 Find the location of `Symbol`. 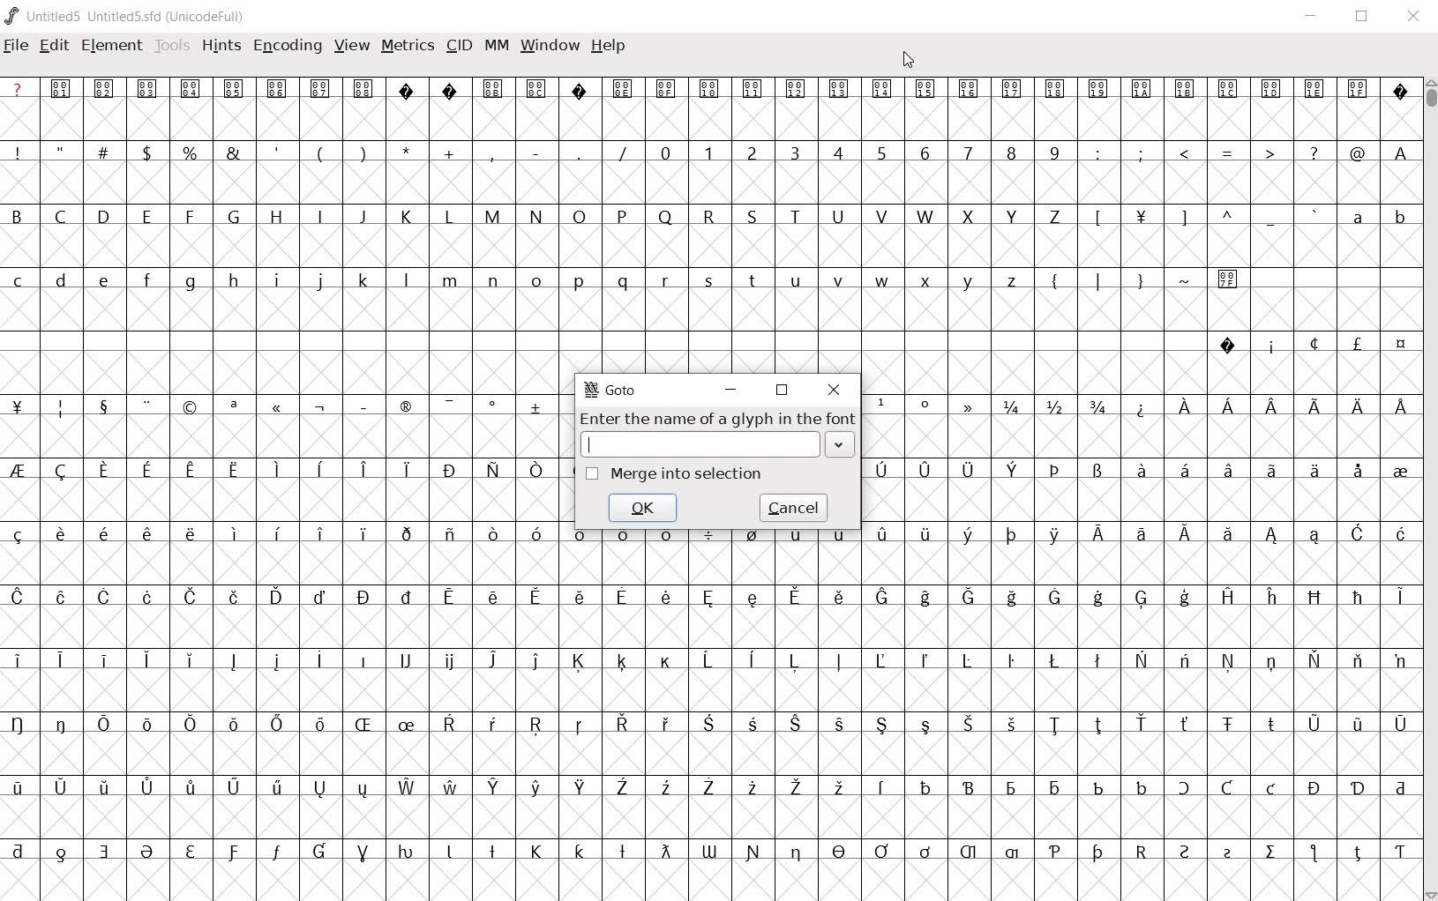

Symbol is located at coordinates (449, 726).